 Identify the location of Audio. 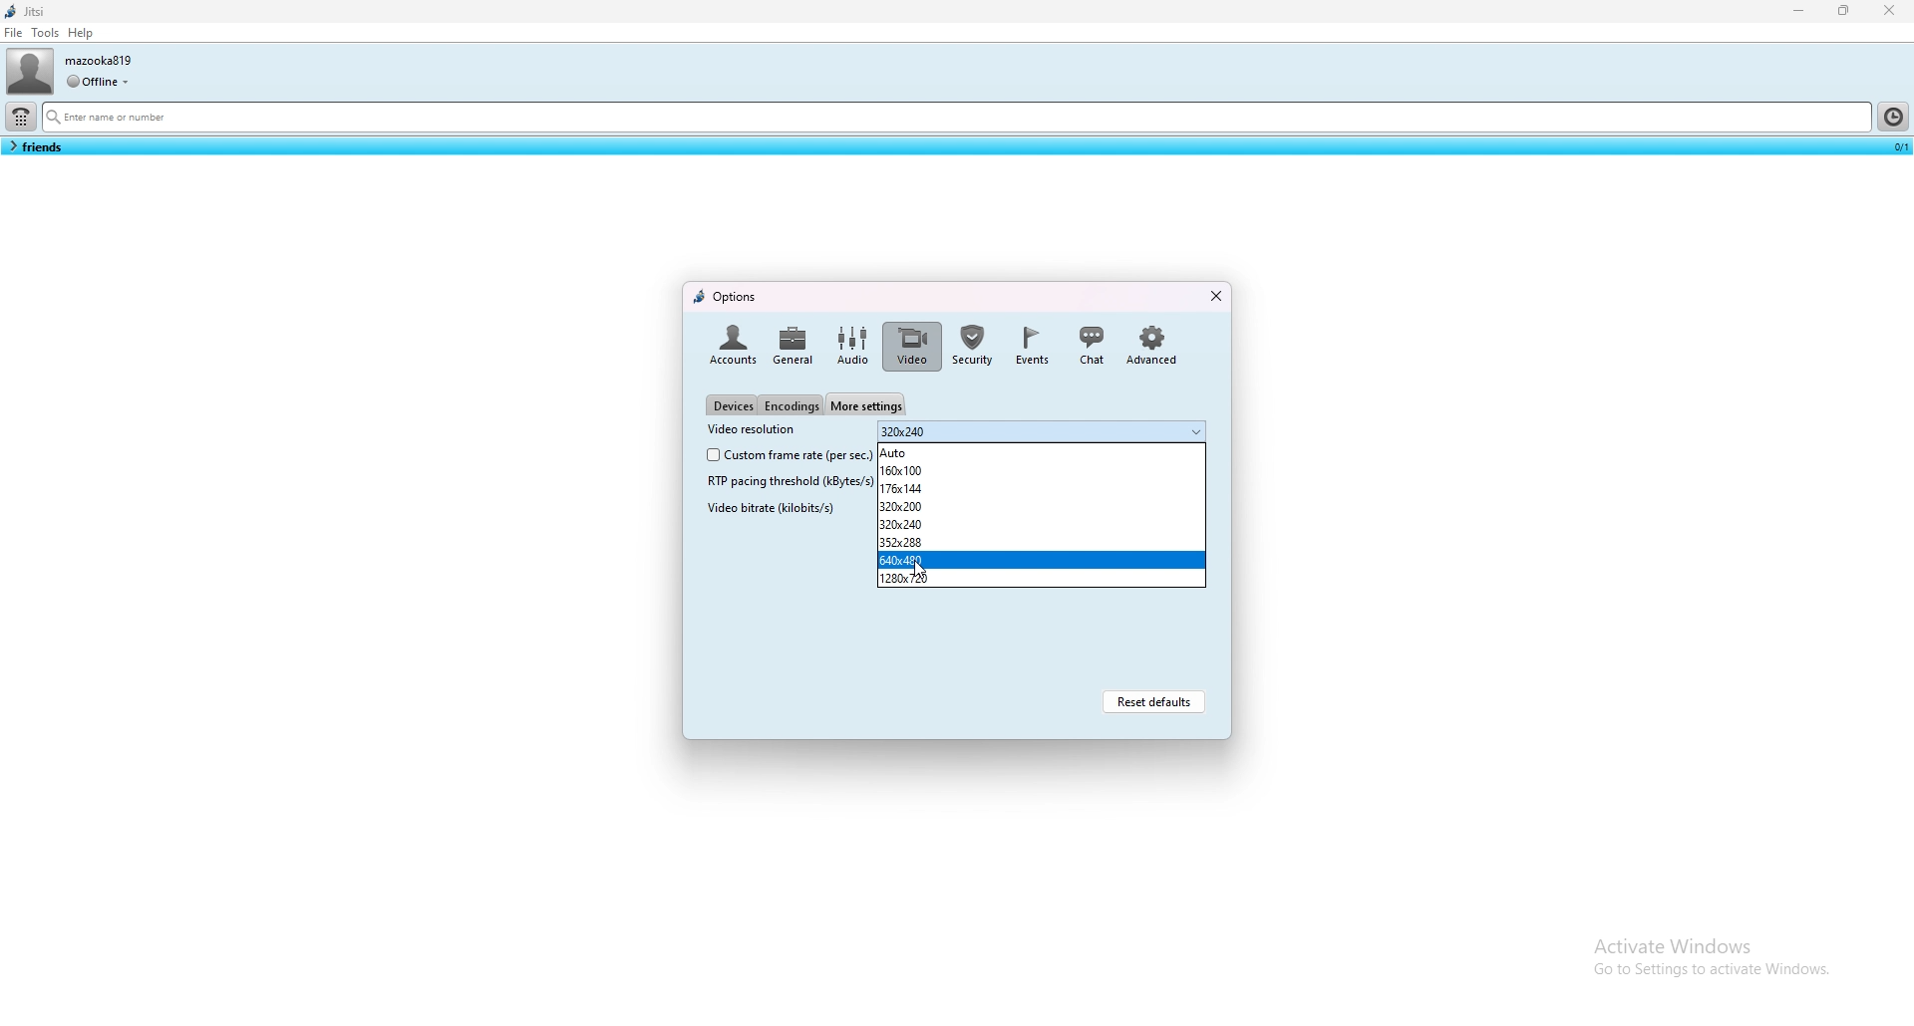
(851, 346).